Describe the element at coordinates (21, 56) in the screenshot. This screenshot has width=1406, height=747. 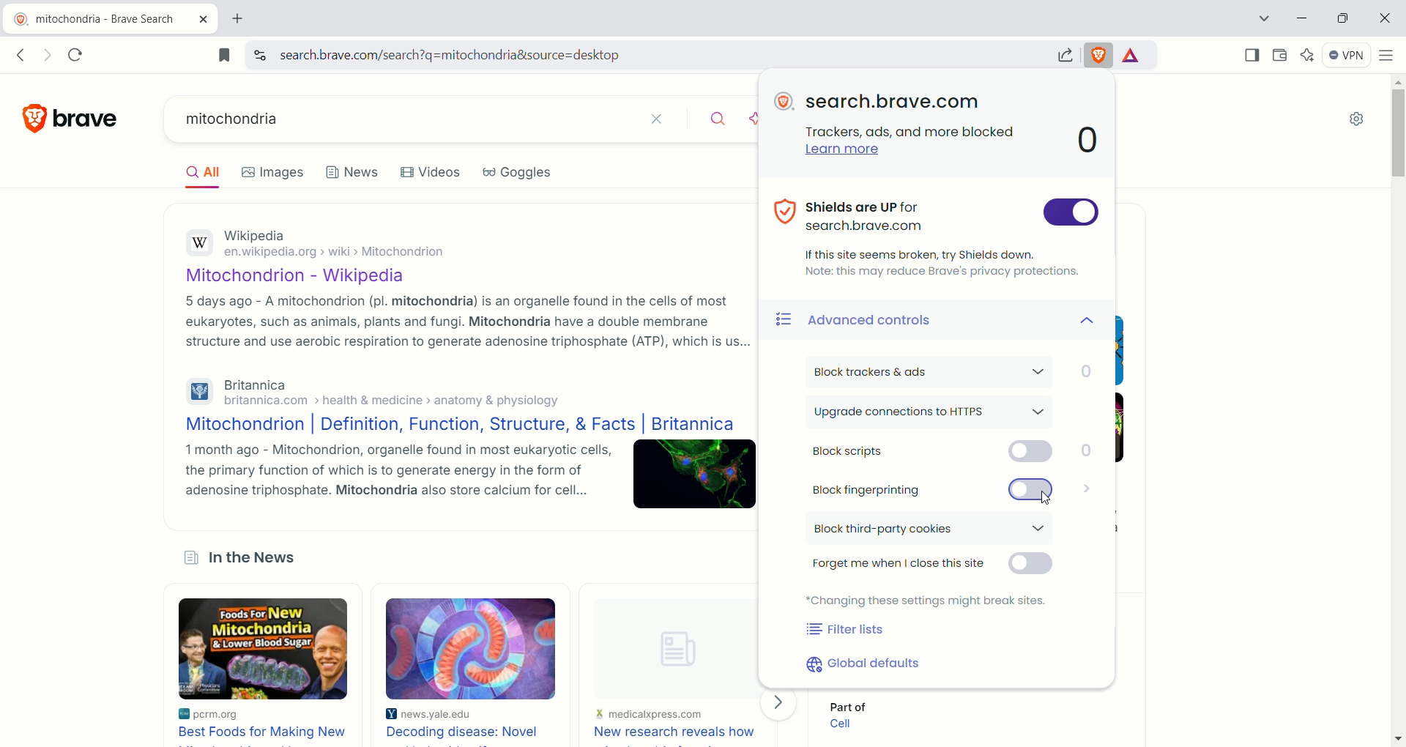
I see `Click to go back, hold to see history` at that location.